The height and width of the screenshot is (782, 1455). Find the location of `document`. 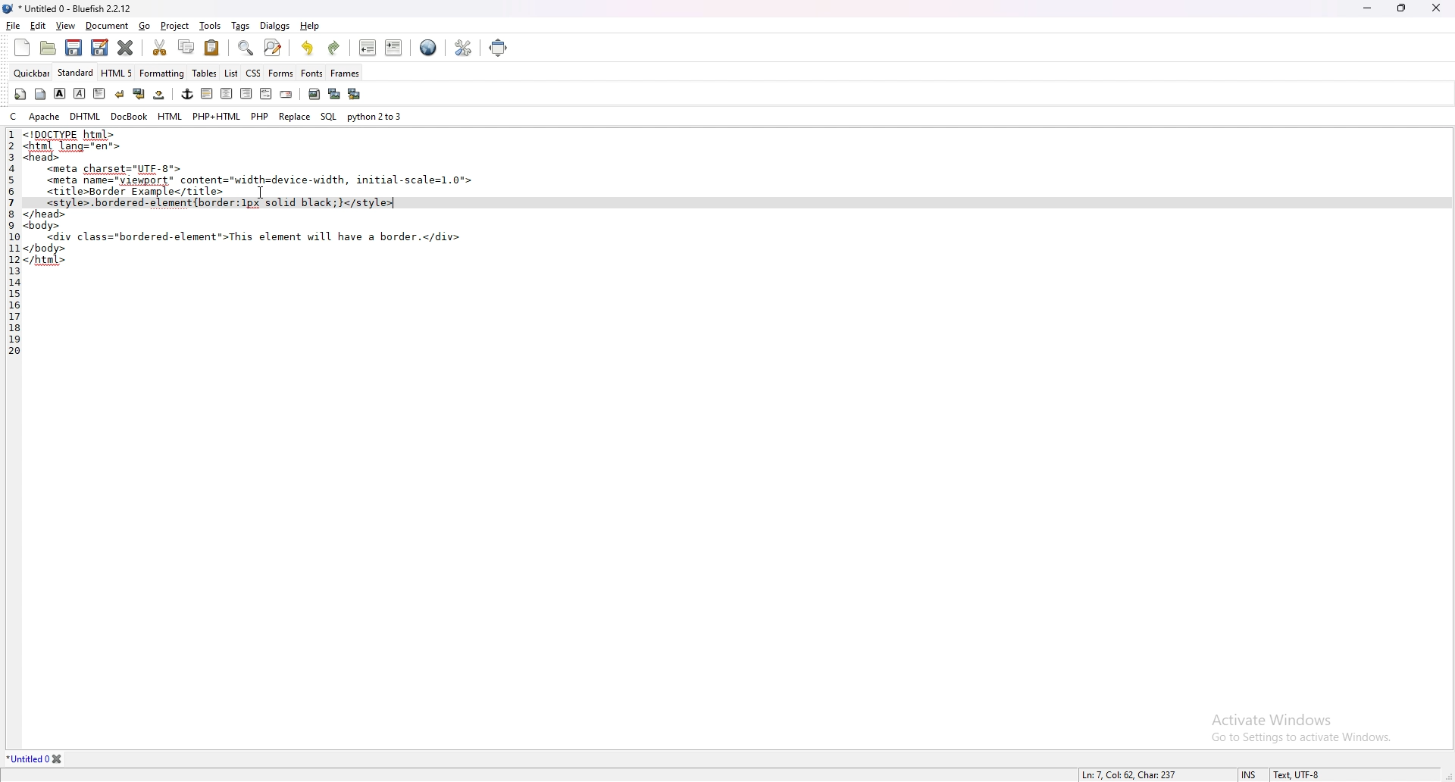

document is located at coordinates (107, 27).